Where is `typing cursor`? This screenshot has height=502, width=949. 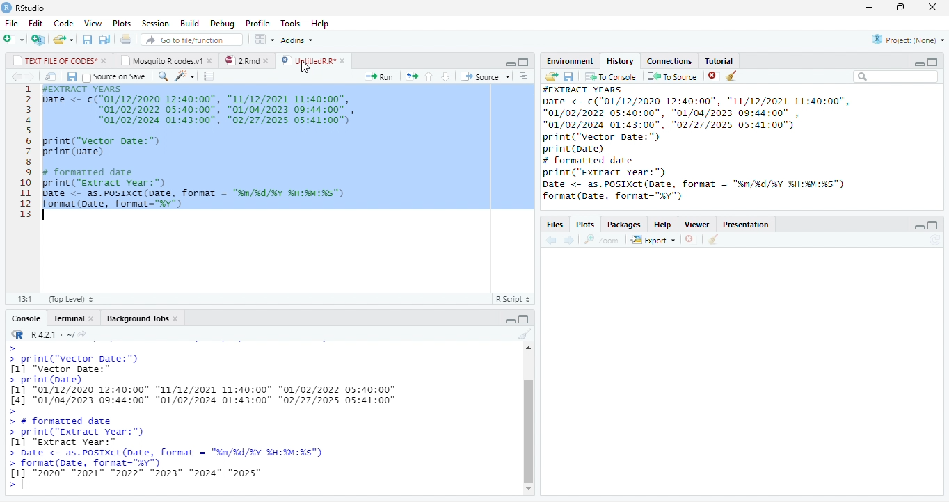 typing cursor is located at coordinates (46, 216).